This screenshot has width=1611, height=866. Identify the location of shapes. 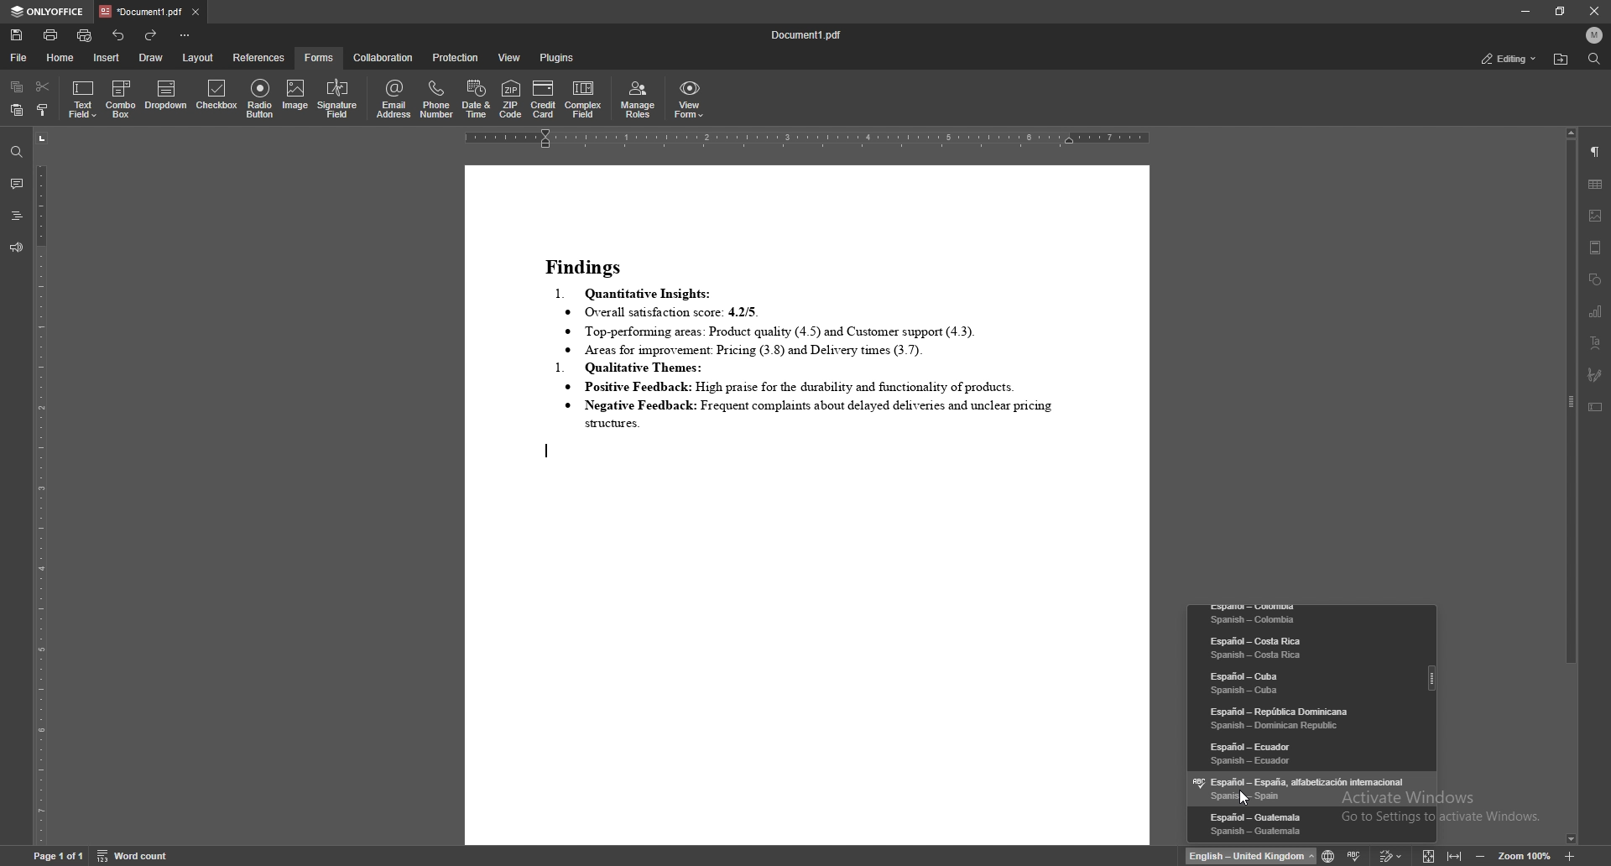
(1596, 280).